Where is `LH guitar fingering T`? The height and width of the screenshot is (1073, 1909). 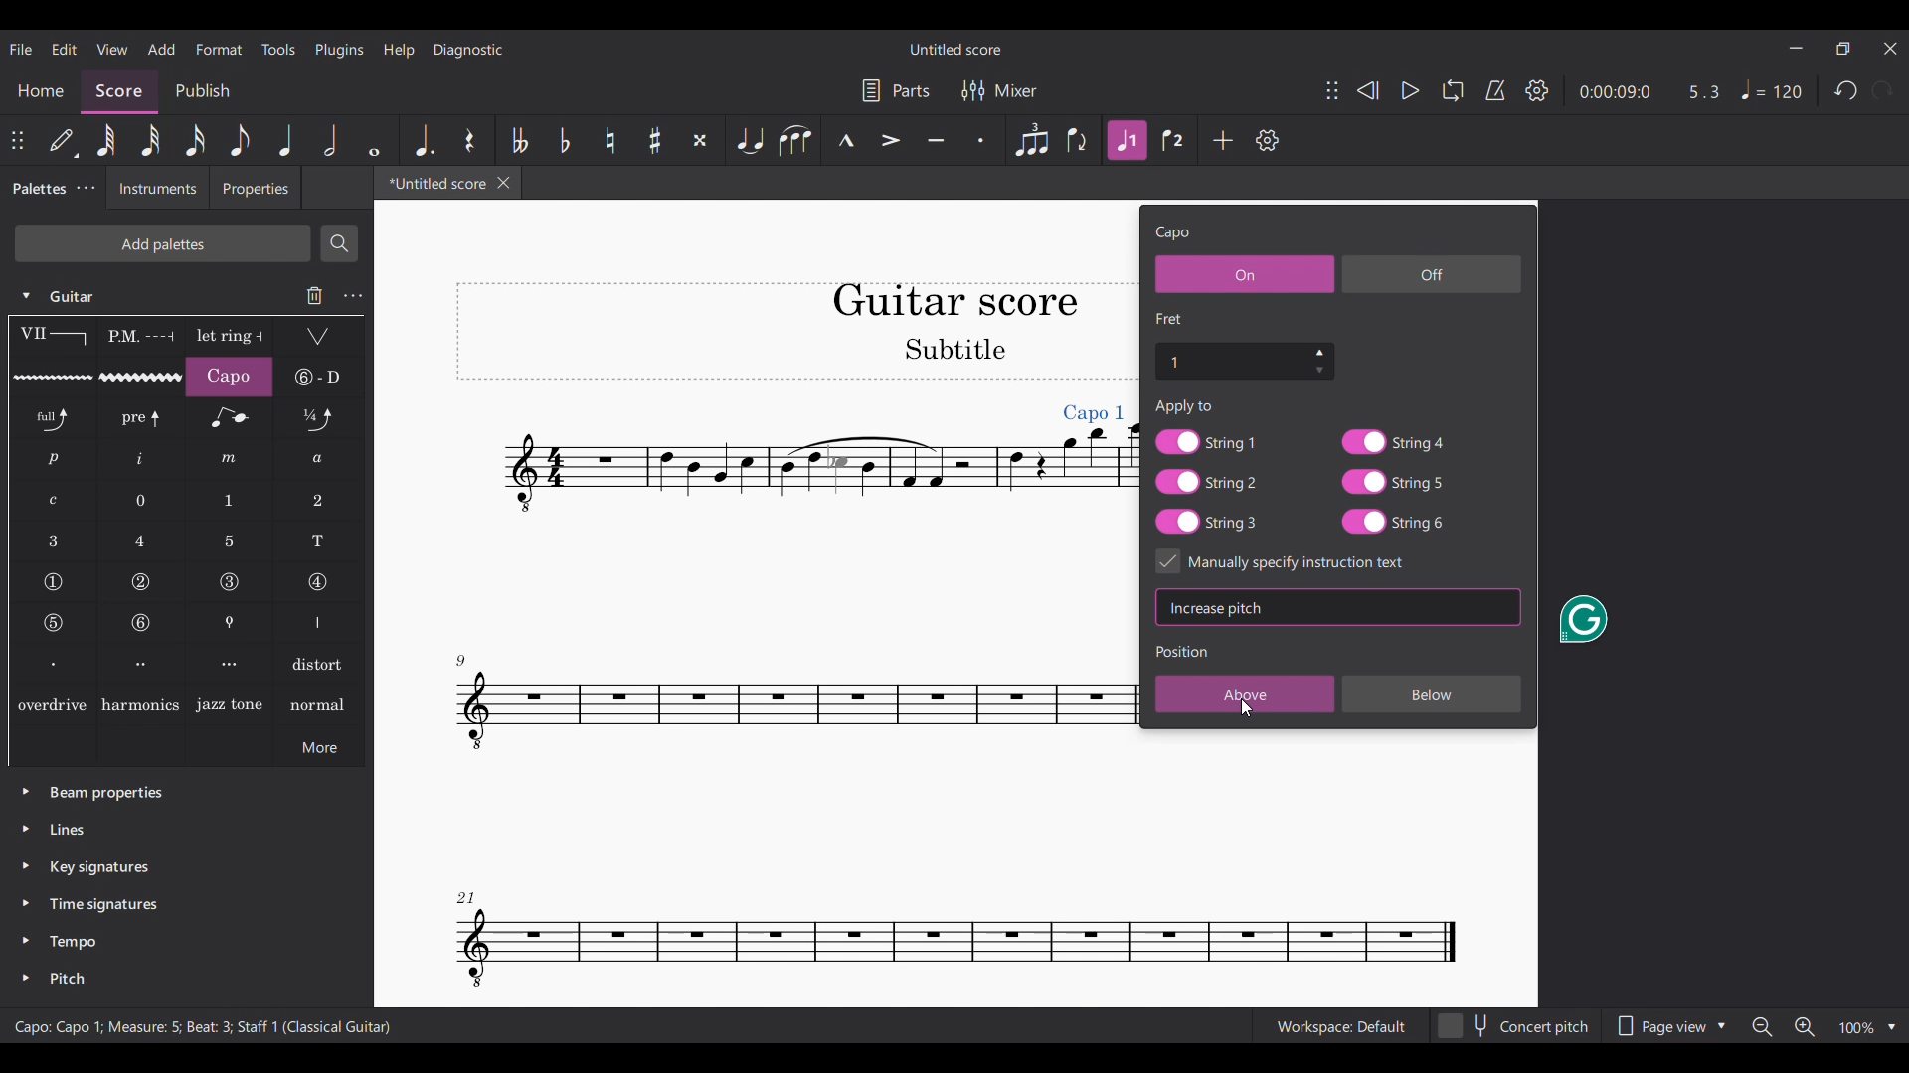
LH guitar fingering T is located at coordinates (319, 541).